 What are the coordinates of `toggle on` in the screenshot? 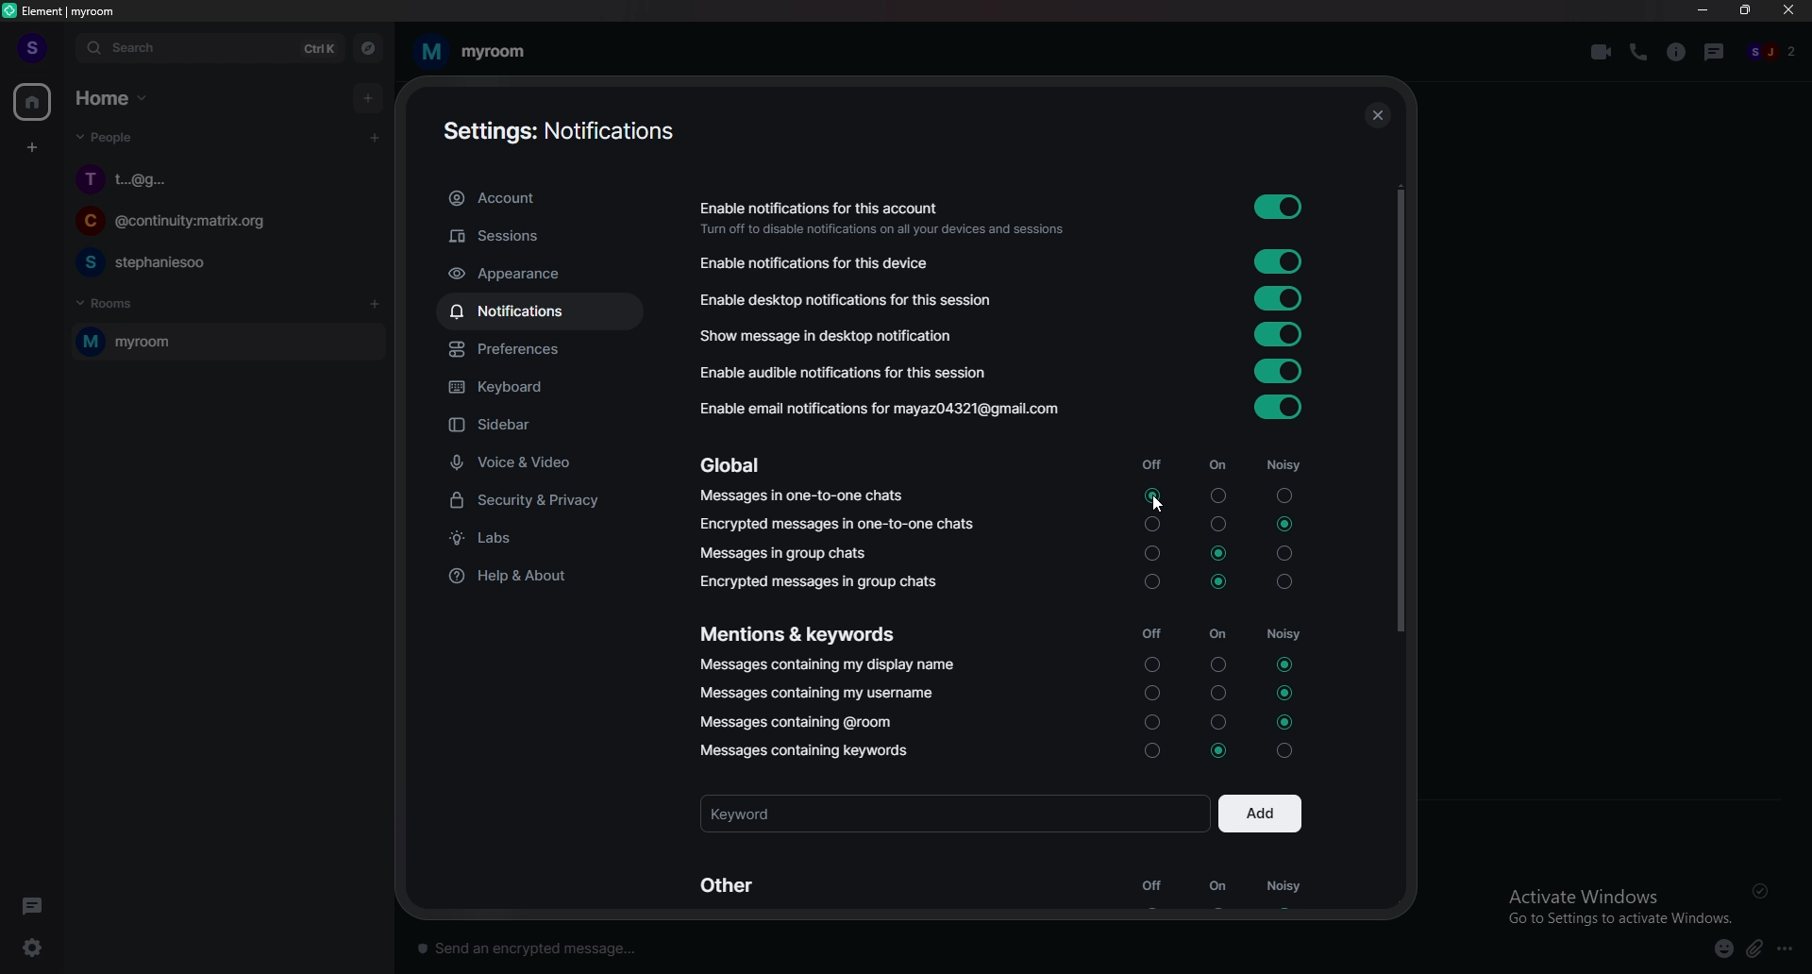 It's located at (1153, 495).